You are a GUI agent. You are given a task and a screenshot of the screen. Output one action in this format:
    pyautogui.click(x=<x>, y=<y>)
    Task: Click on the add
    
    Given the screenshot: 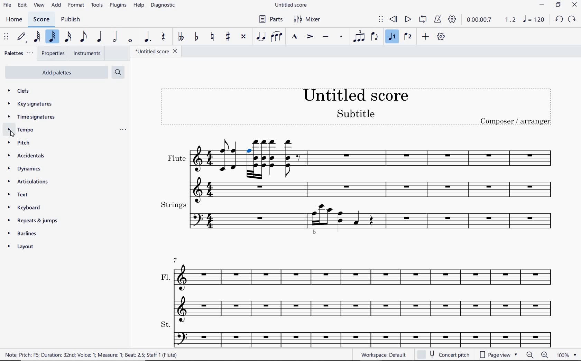 What is the action you would take?
    pyautogui.click(x=56, y=6)
    